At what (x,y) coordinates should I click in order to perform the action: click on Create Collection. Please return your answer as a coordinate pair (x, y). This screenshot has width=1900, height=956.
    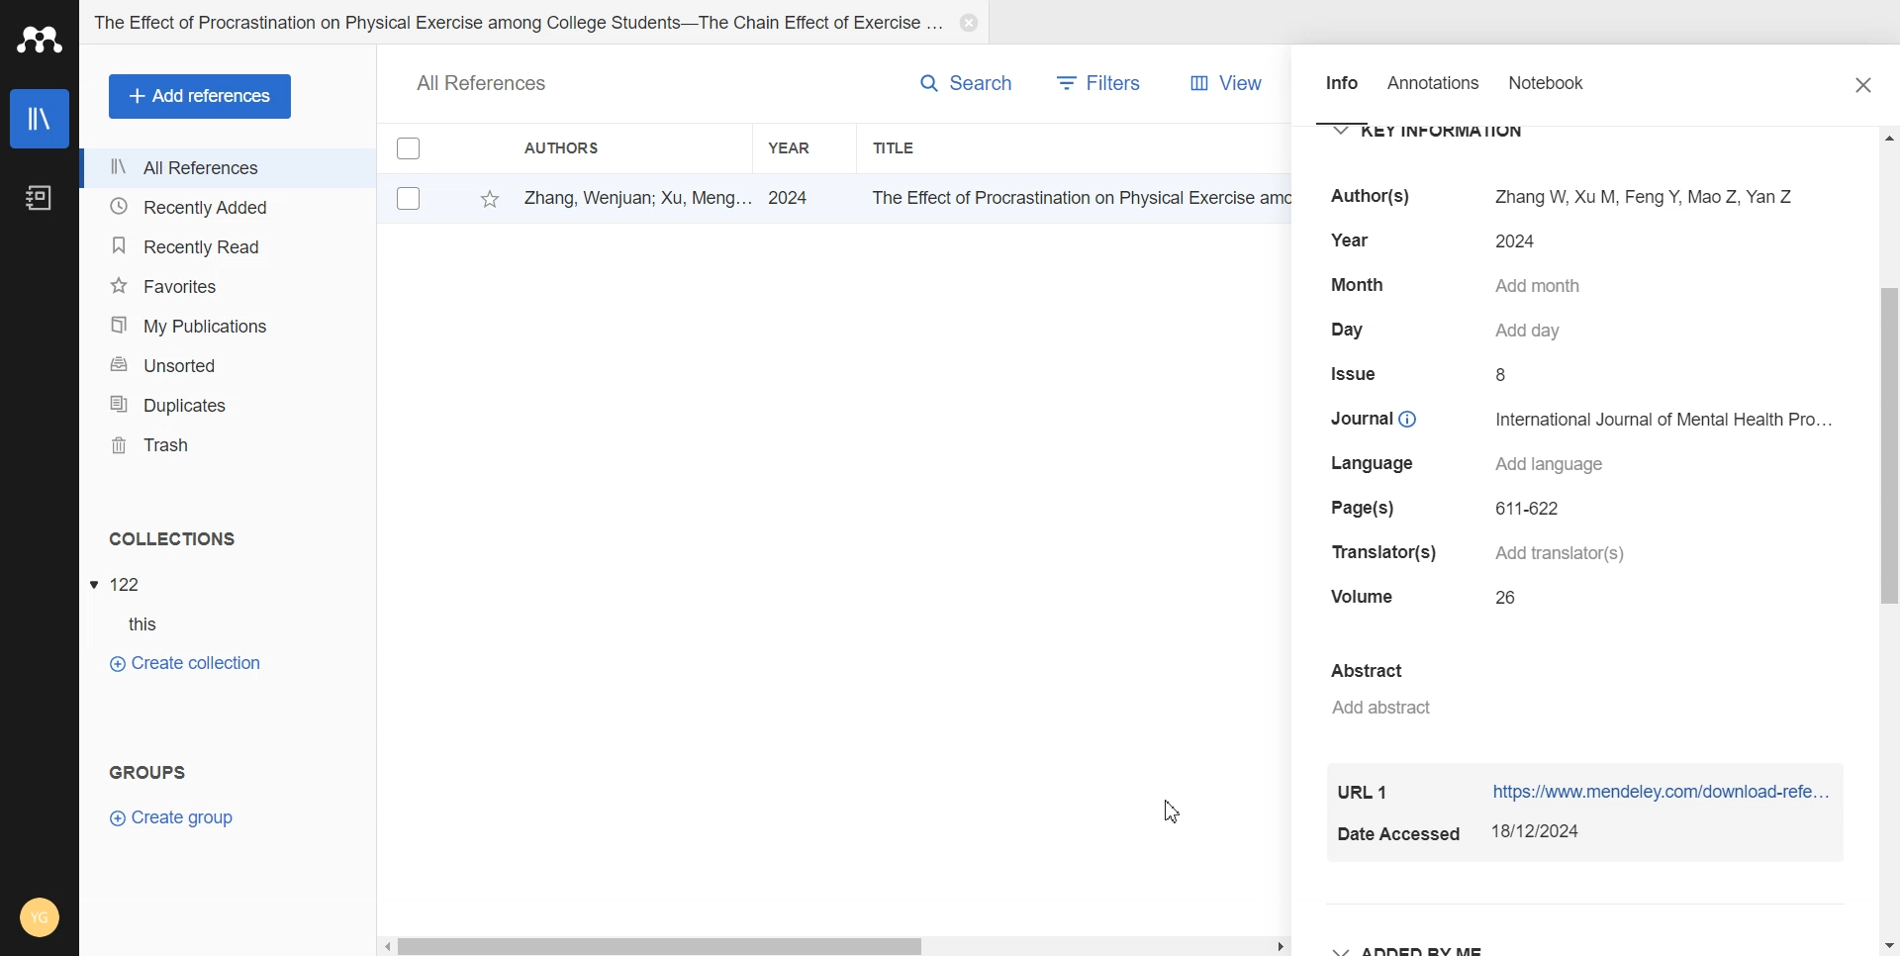
    Looking at the image, I should click on (185, 663).